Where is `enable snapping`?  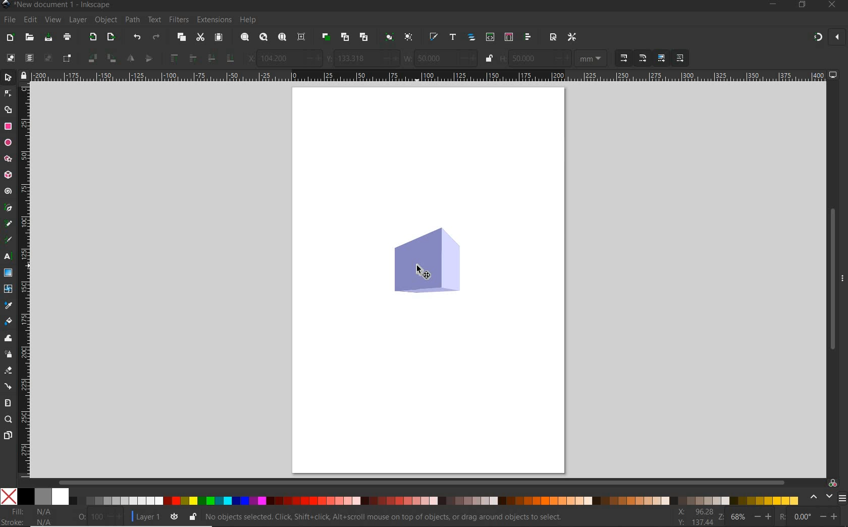 enable snapping is located at coordinates (817, 38).